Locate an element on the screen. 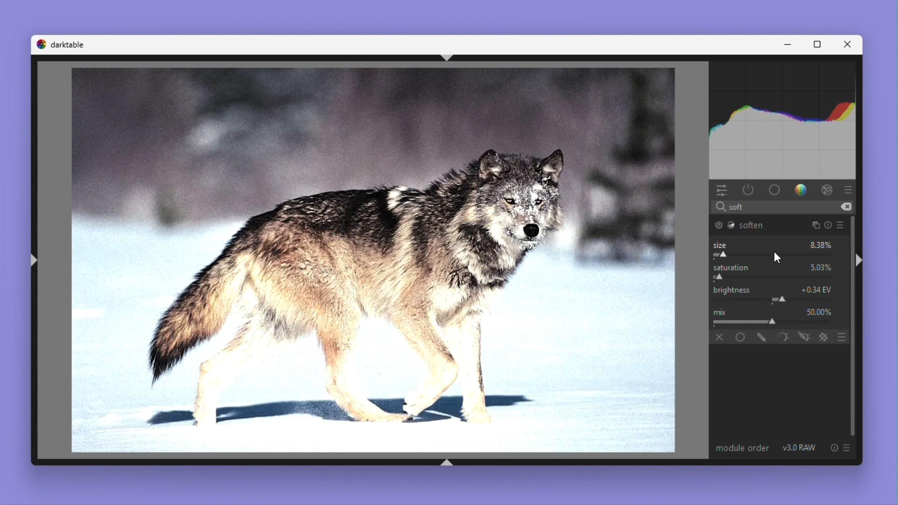  Brightness  is located at coordinates (731, 289).